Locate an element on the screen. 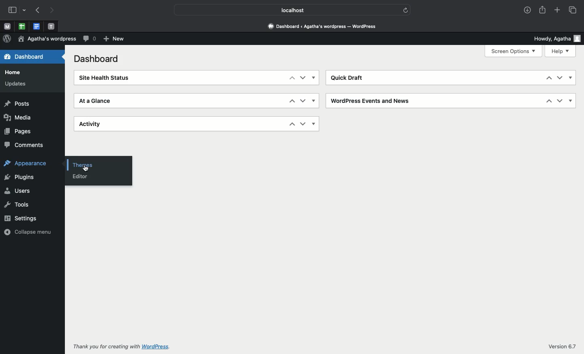 The height and width of the screenshot is (354, 584). Down is located at coordinates (303, 125).